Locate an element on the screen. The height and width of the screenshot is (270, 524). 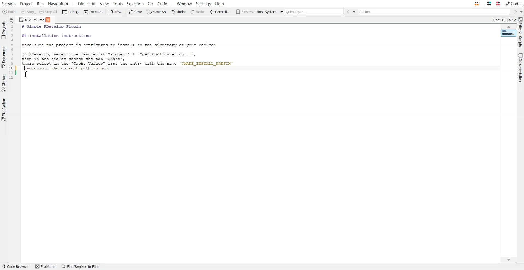
Line: 10 Col: 2 is located at coordinates (504, 19).